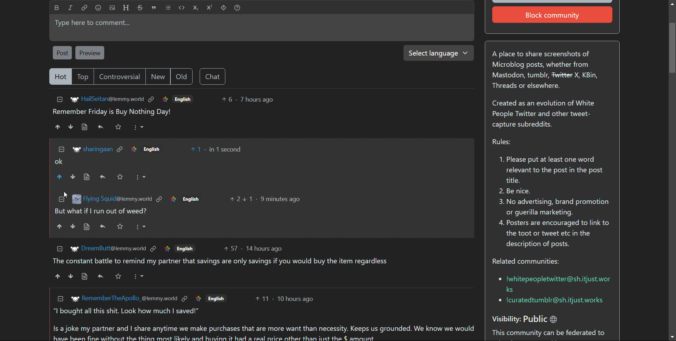 The height and width of the screenshot is (341, 676). What do you see at coordinates (210, 7) in the screenshot?
I see `superscript` at bounding box center [210, 7].